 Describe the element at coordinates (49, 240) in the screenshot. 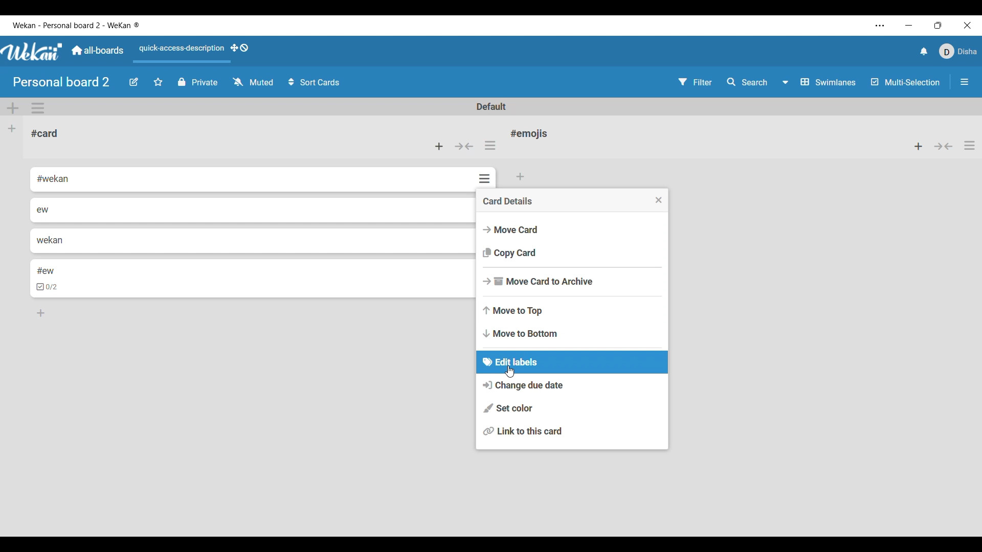

I see `wekan` at that location.